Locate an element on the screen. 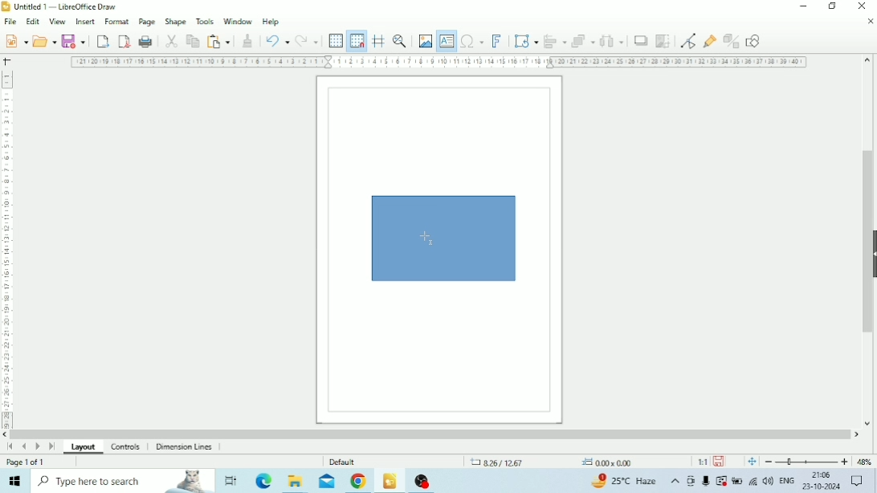 The width and height of the screenshot is (877, 493). Scroll to previous page is located at coordinates (25, 446).